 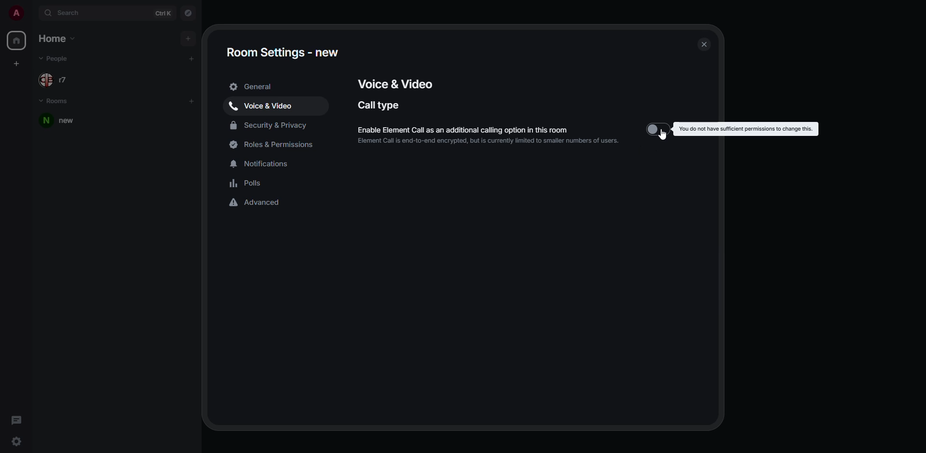 What do you see at coordinates (393, 83) in the screenshot?
I see `voice & video` at bounding box center [393, 83].